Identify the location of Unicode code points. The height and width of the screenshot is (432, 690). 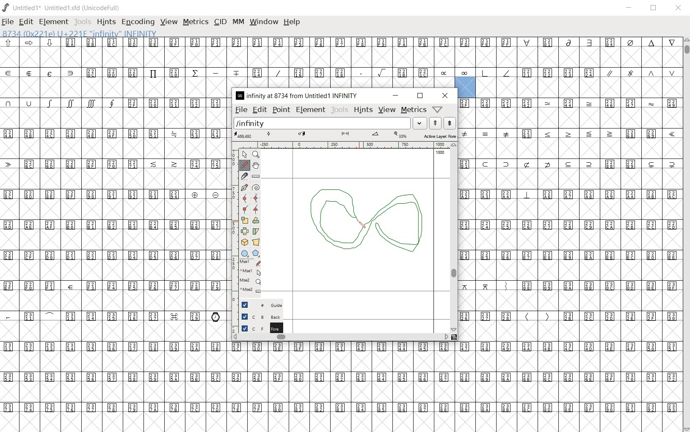
(105, 316).